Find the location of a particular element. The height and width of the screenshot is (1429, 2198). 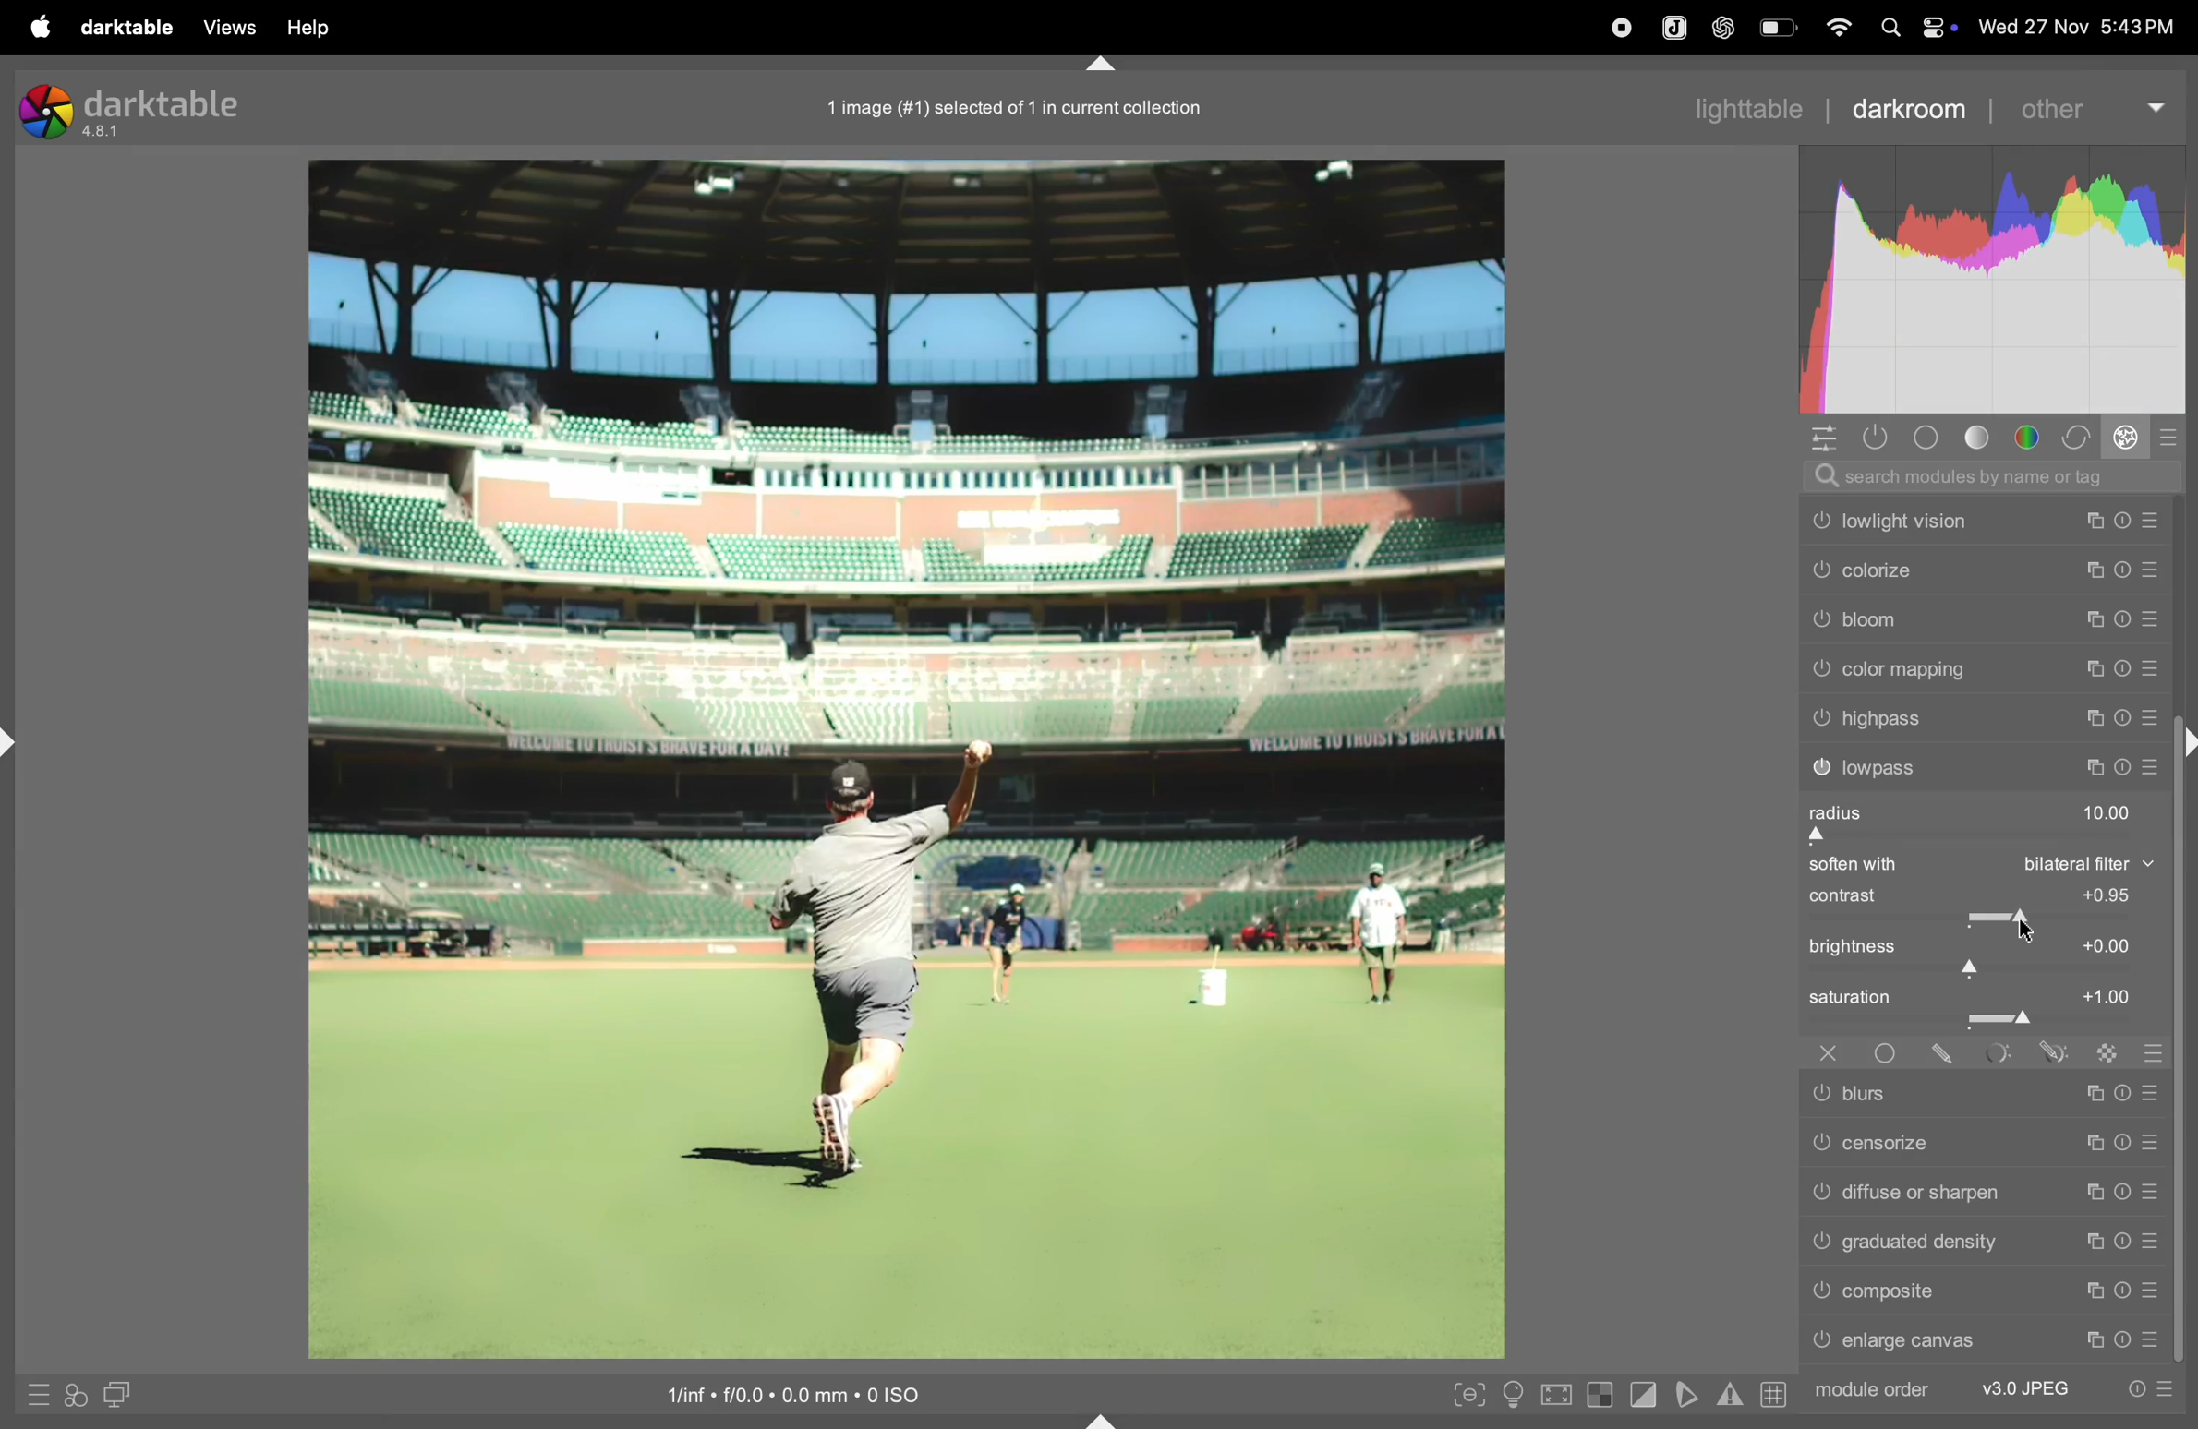

toggle high quality processing is located at coordinates (1560, 1393).